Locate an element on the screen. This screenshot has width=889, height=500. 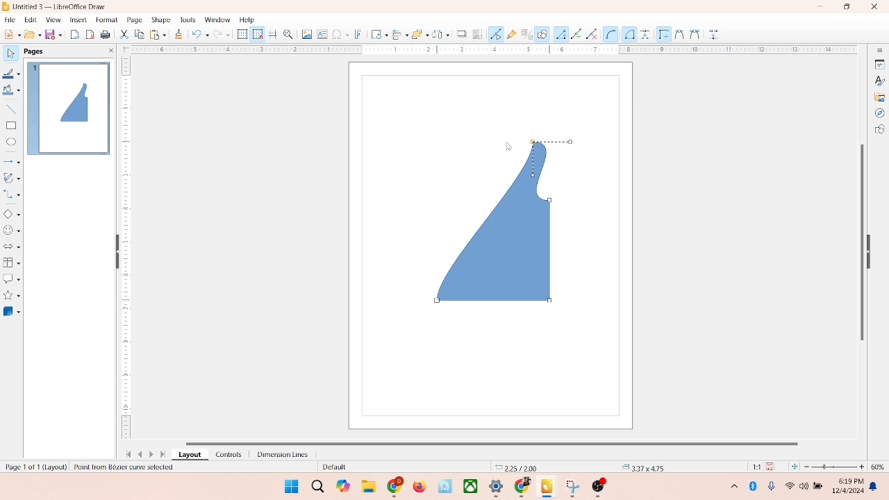
wifi is located at coordinates (789, 483).